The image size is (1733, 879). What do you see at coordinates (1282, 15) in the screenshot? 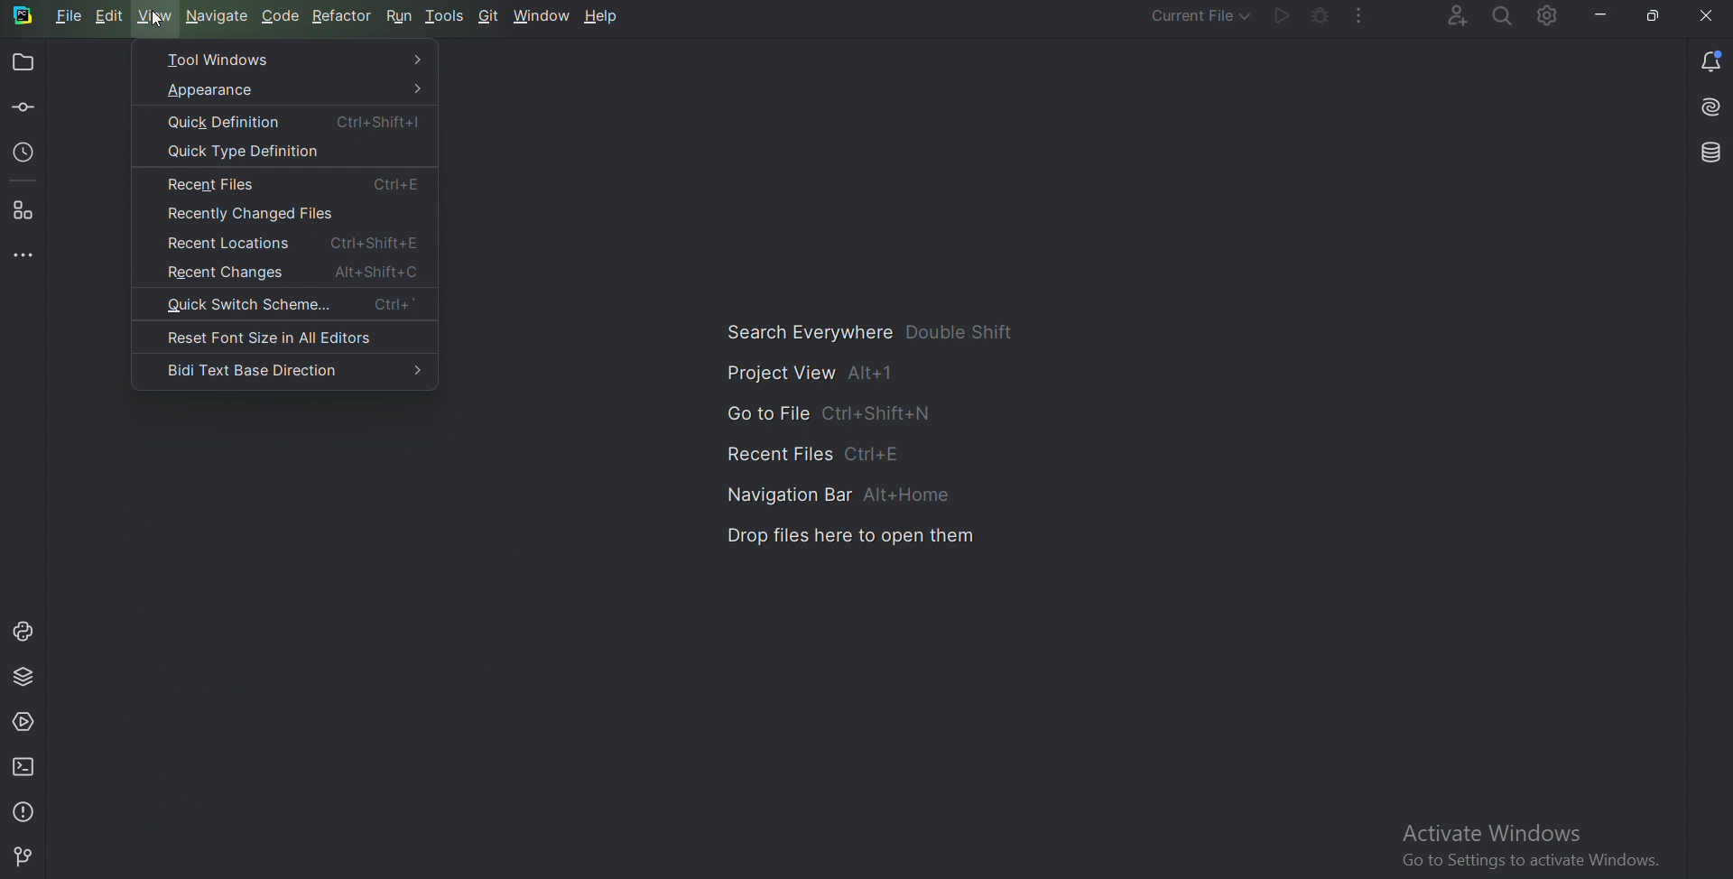
I see `Run ` at bounding box center [1282, 15].